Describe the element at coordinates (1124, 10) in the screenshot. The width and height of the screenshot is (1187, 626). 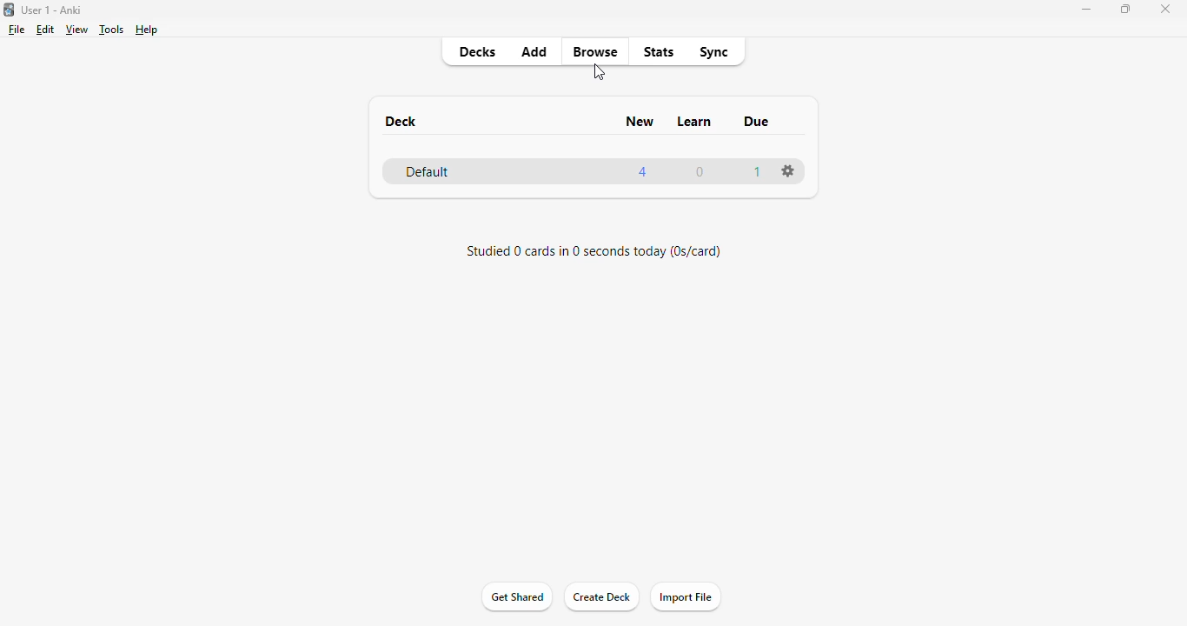
I see `maximize` at that location.